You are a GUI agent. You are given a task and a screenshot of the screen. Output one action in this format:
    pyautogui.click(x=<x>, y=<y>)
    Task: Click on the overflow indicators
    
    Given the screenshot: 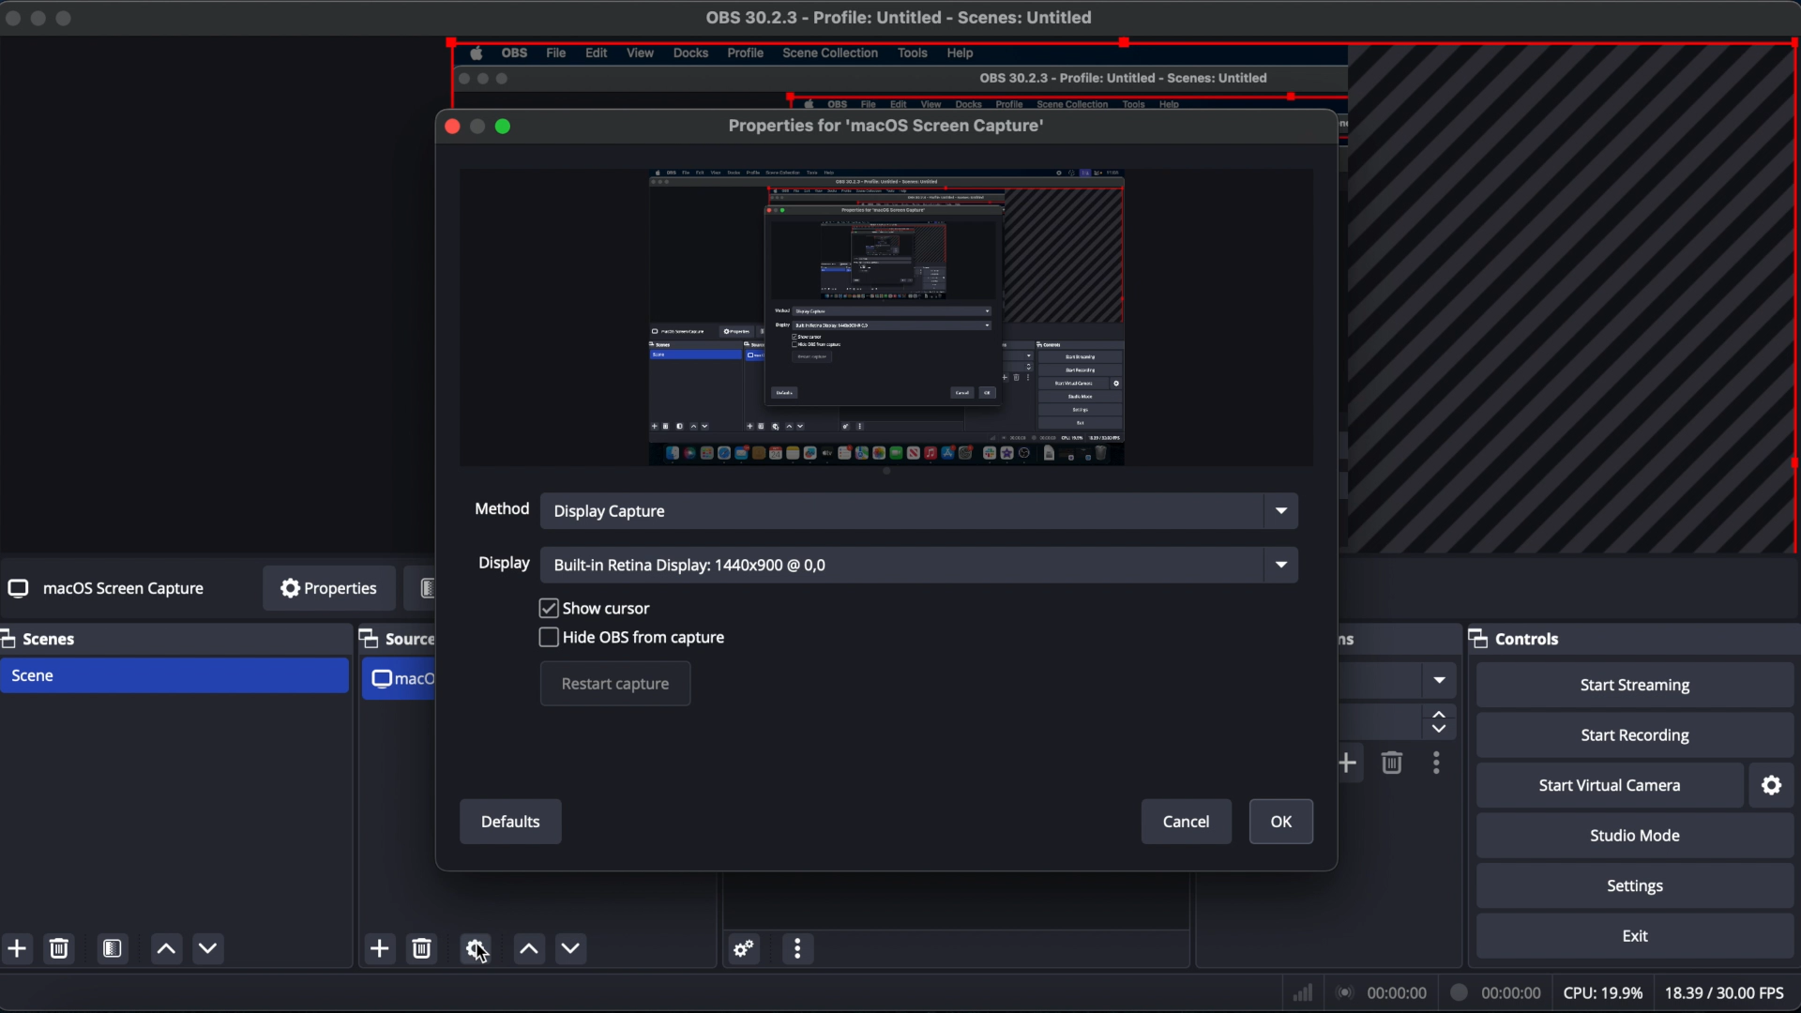 What is the action you would take?
    pyautogui.click(x=1562, y=304)
    